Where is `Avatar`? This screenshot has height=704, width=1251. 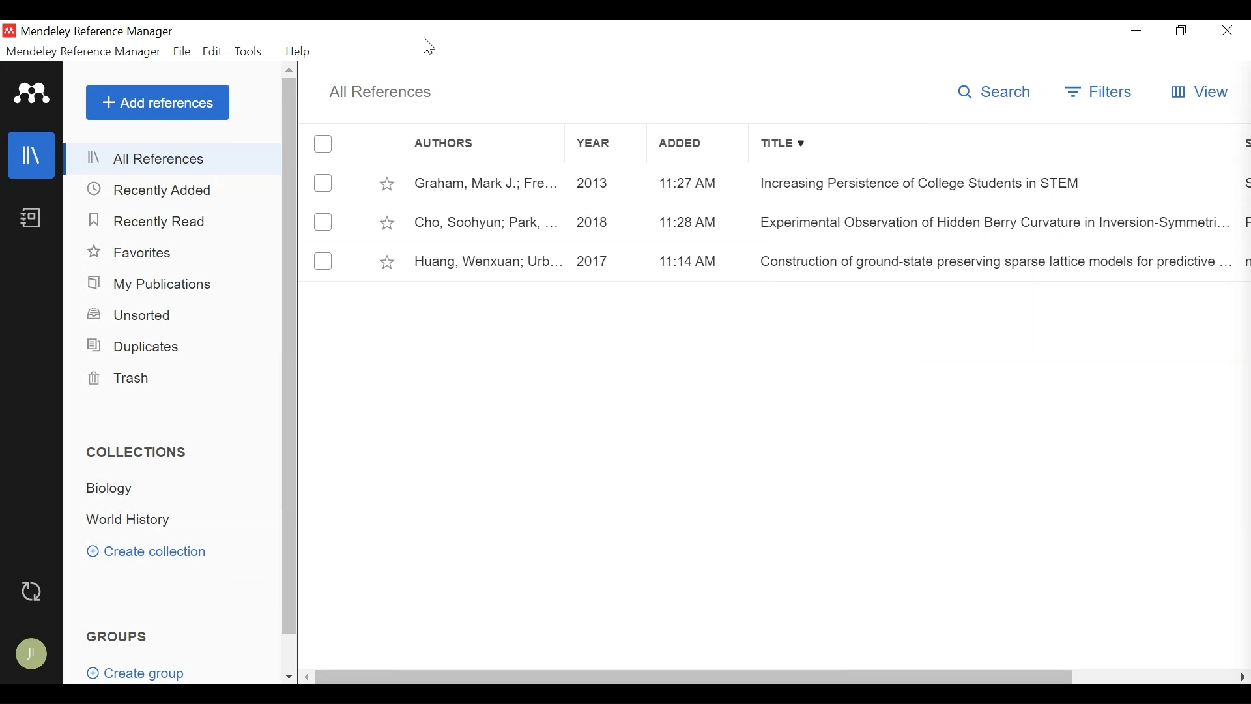
Avatar is located at coordinates (32, 652).